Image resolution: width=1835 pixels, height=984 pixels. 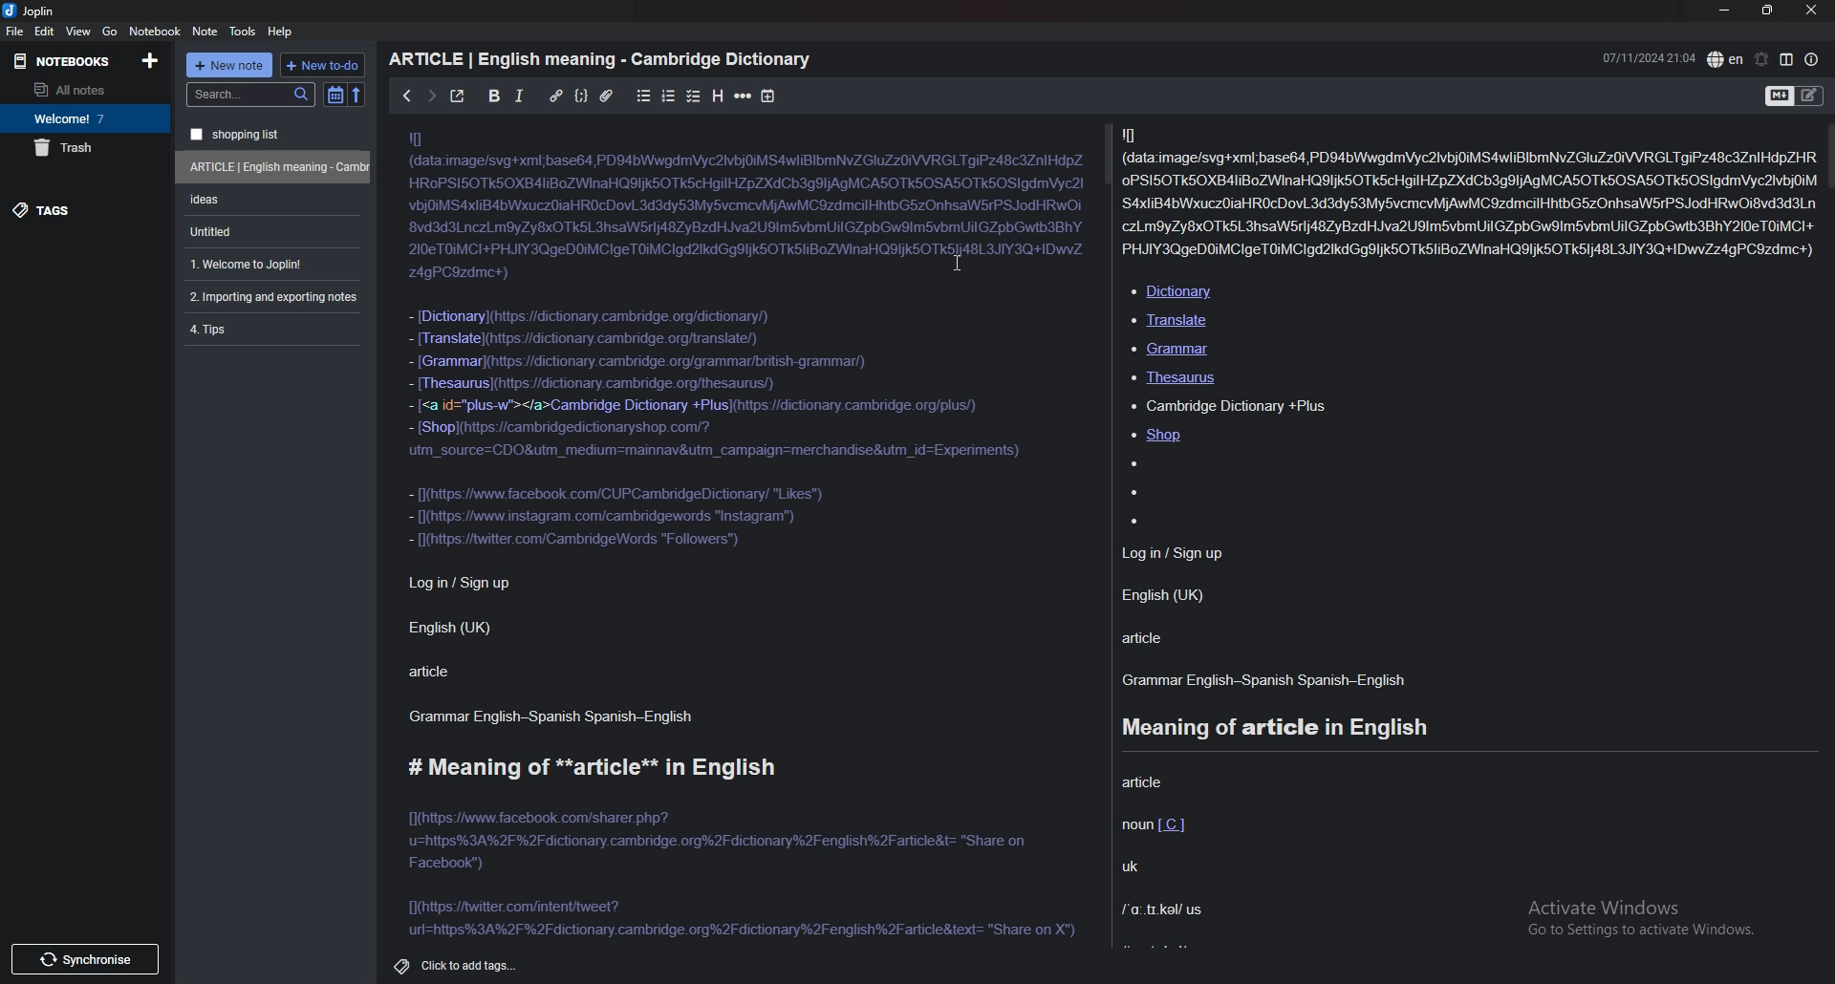 I want to click on spell check, so click(x=1726, y=59).